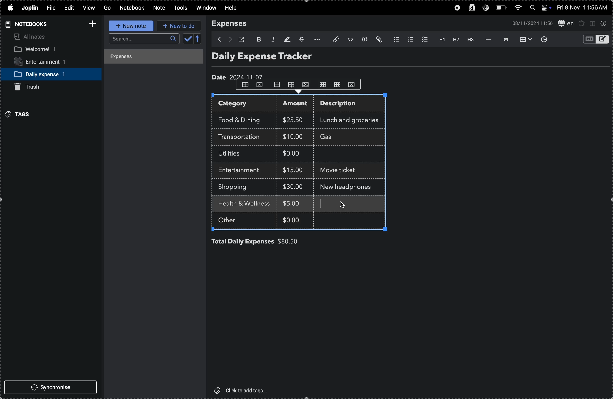  I want to click on utilites, so click(234, 154).